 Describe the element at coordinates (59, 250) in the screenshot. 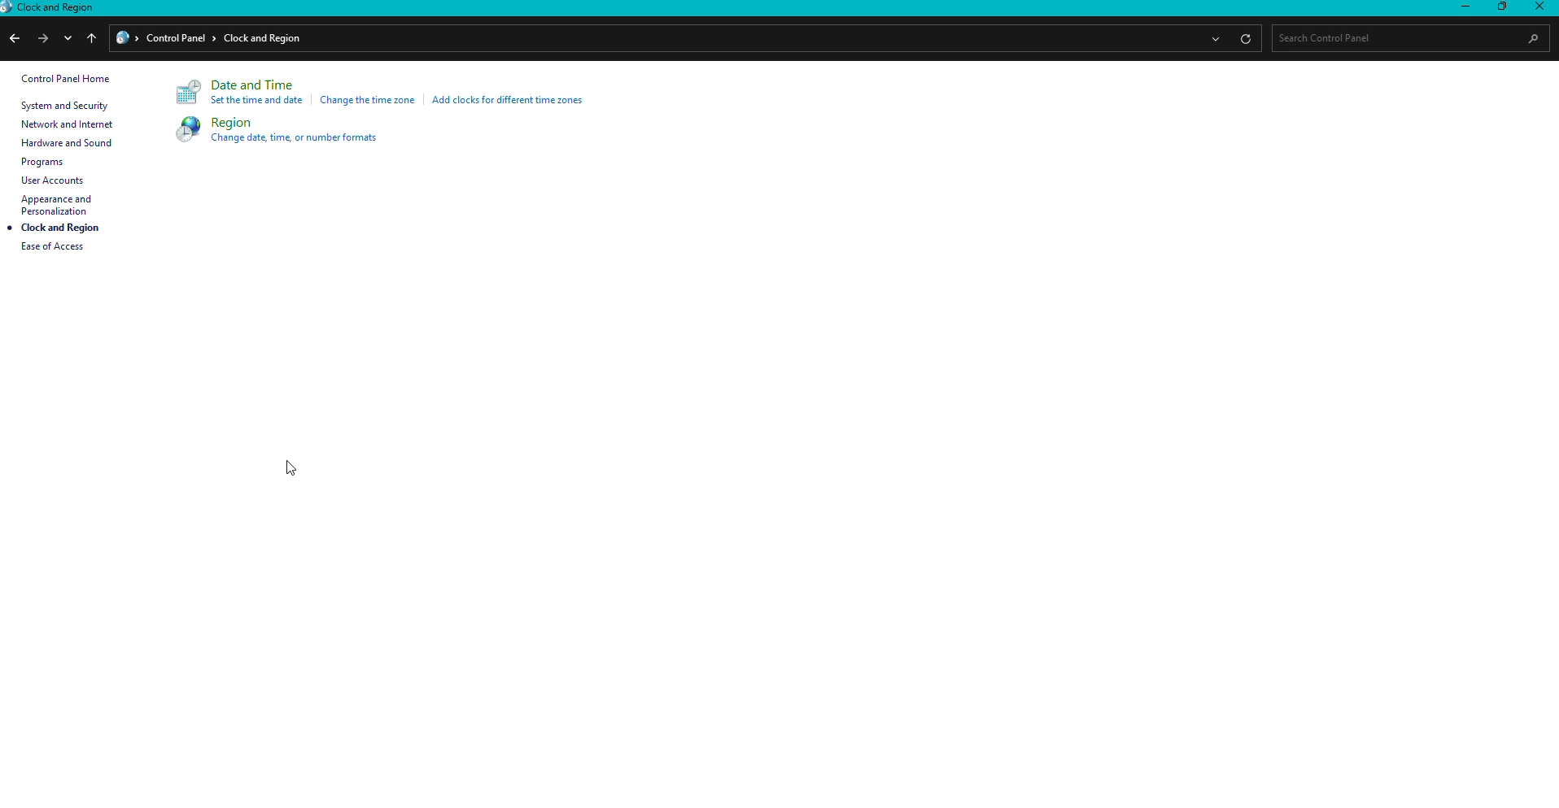

I see `Ease of access` at that location.